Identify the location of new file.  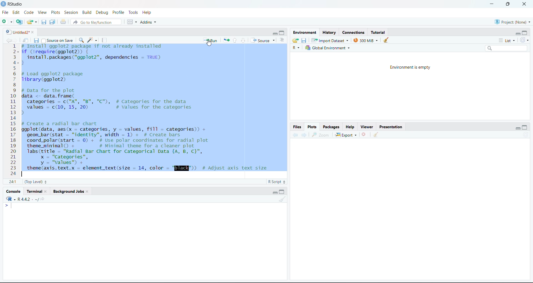
(7, 22).